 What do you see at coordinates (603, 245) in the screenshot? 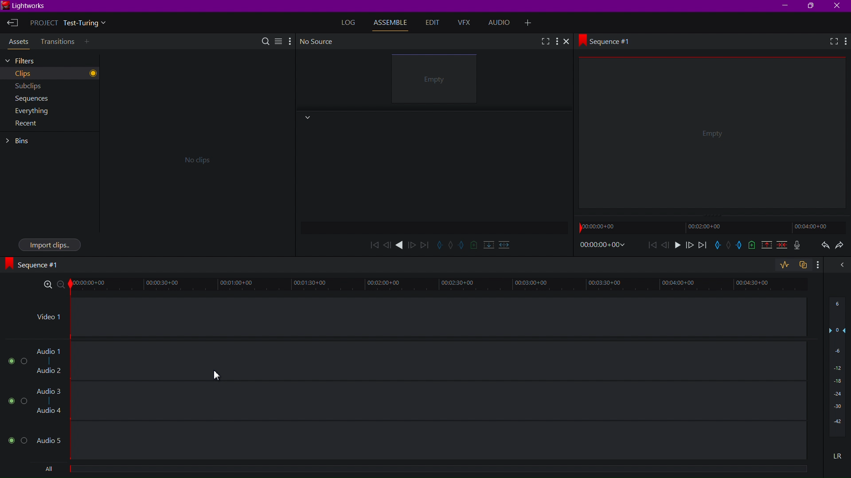
I see `Timestamp` at bounding box center [603, 245].